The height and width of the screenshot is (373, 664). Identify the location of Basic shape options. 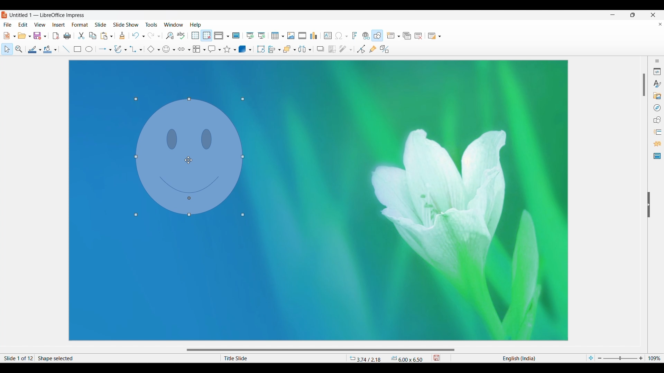
(159, 50).